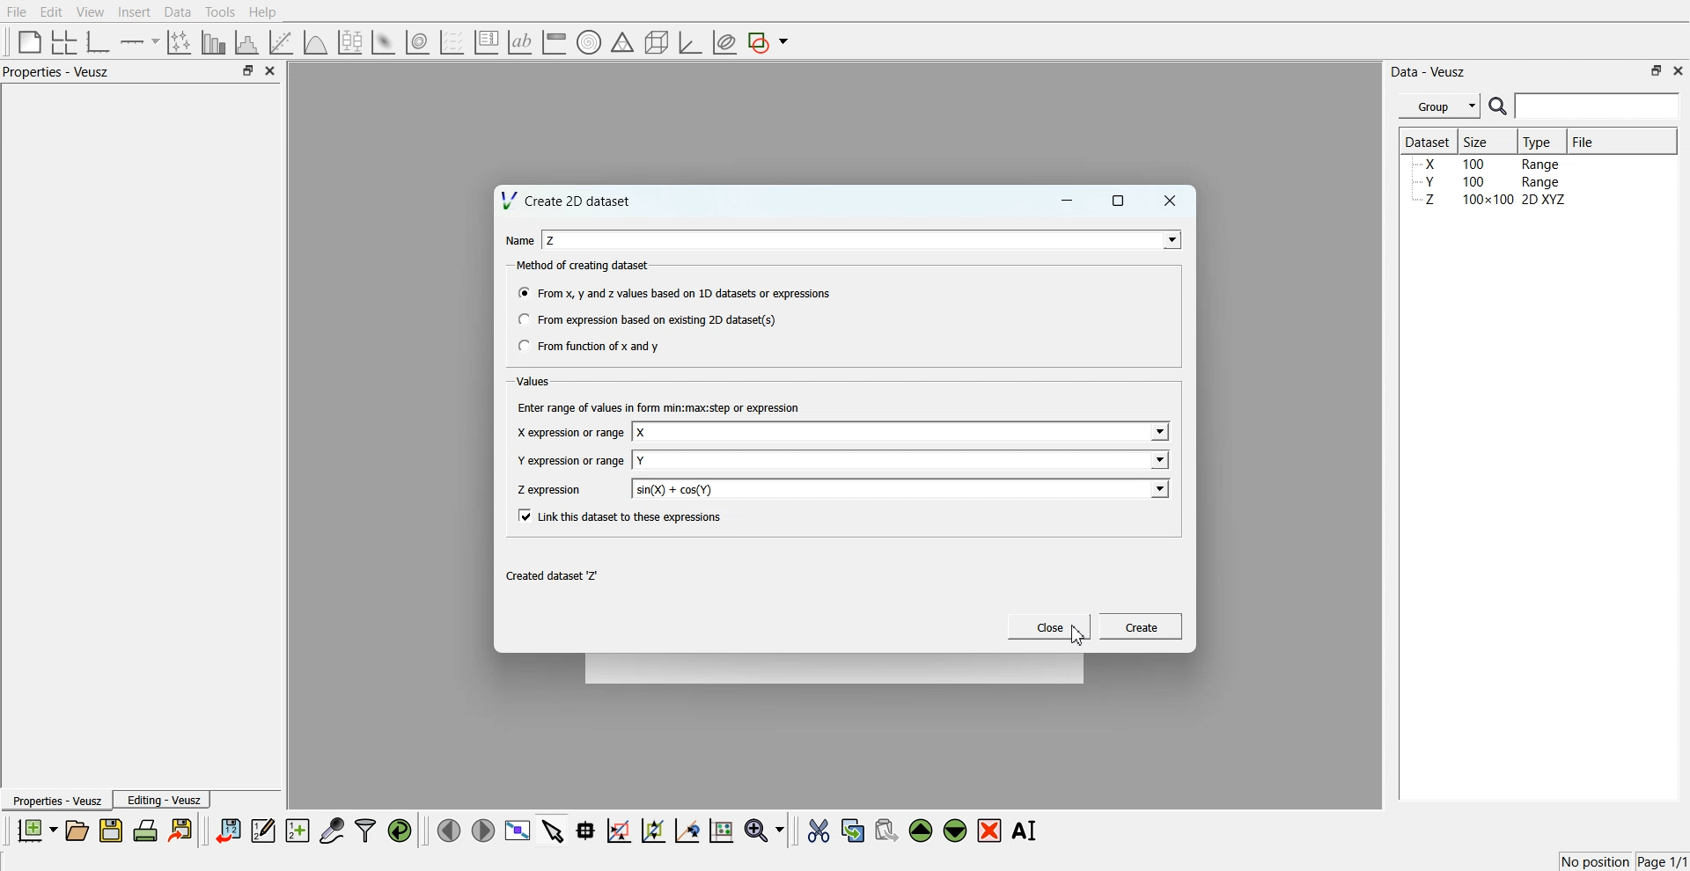  I want to click on No position Page 1/1, so click(1623, 861).